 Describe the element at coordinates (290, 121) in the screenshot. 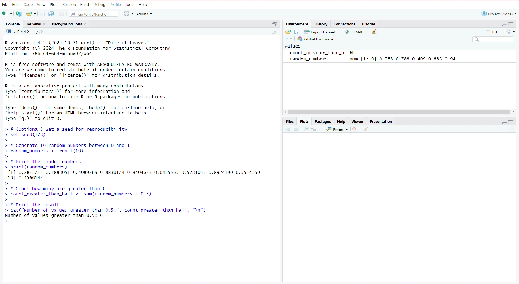

I see `Files` at that location.